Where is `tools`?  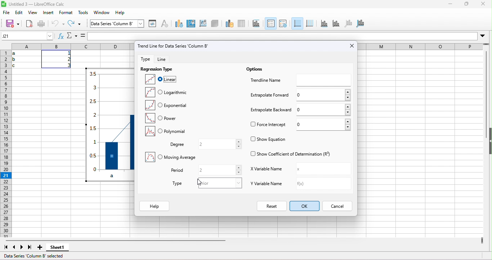
tools is located at coordinates (84, 14).